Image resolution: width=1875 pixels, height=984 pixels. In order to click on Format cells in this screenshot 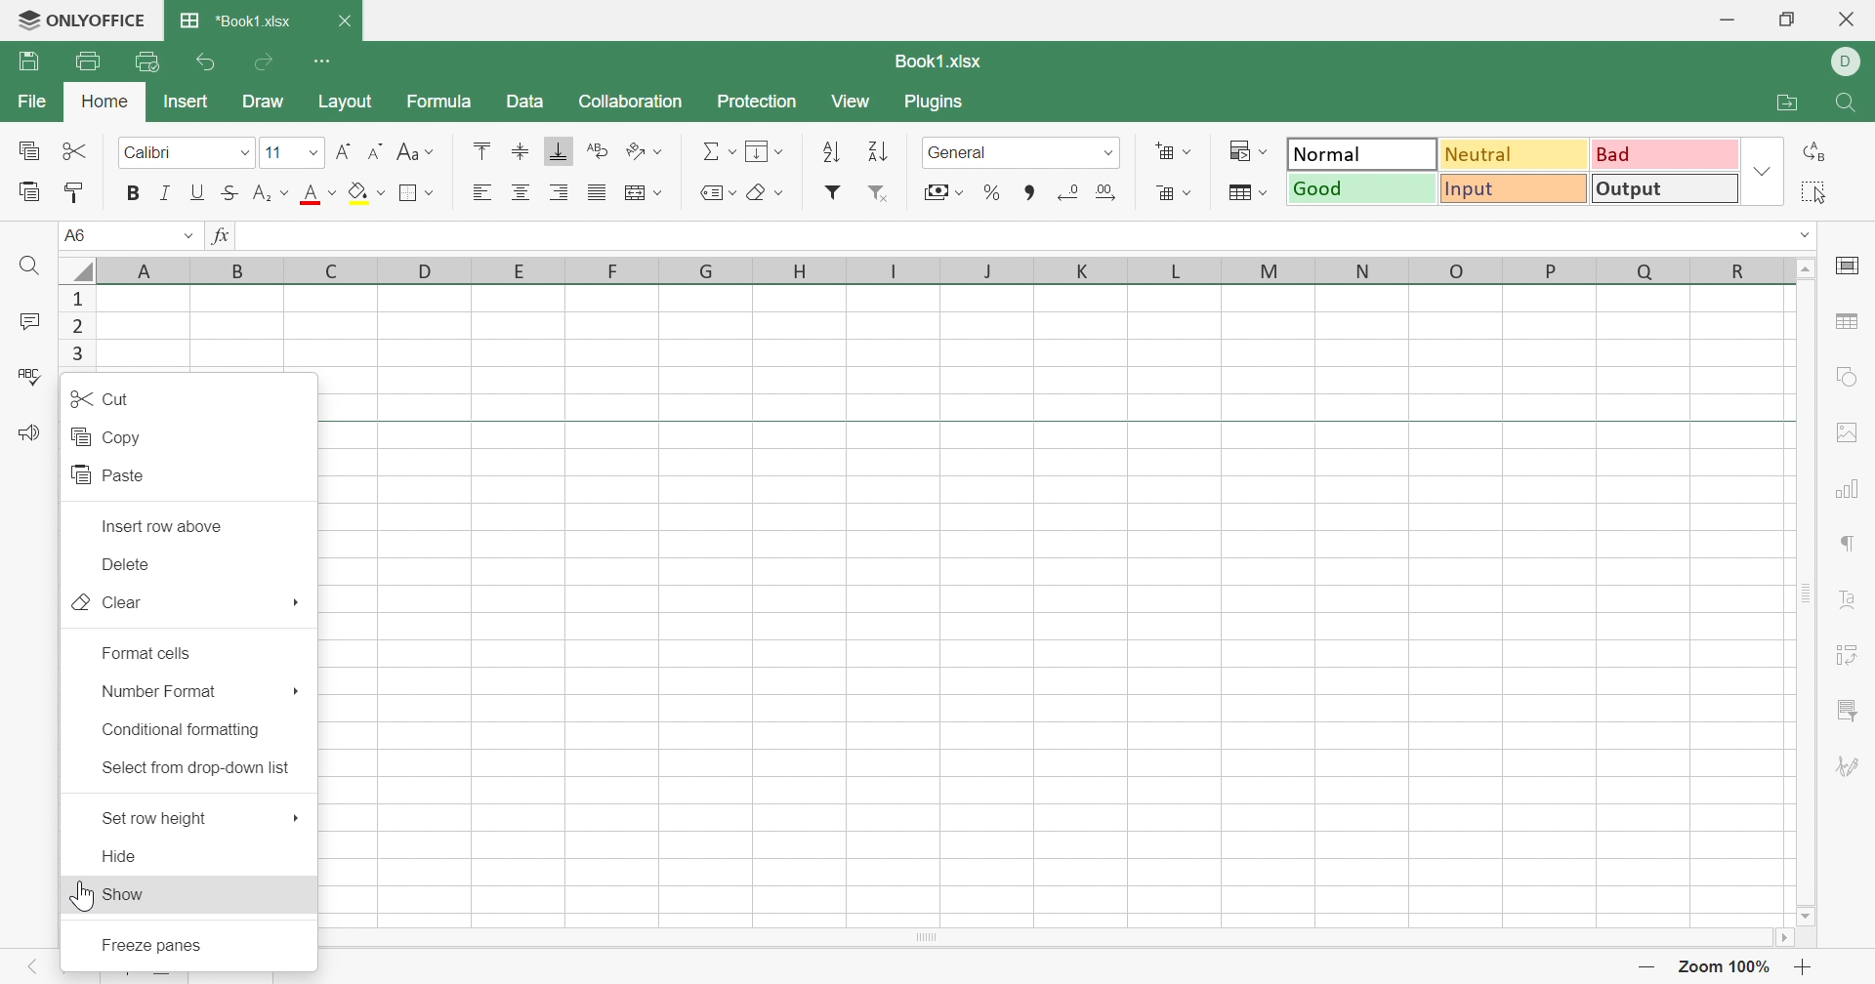, I will do `click(147, 654)`.